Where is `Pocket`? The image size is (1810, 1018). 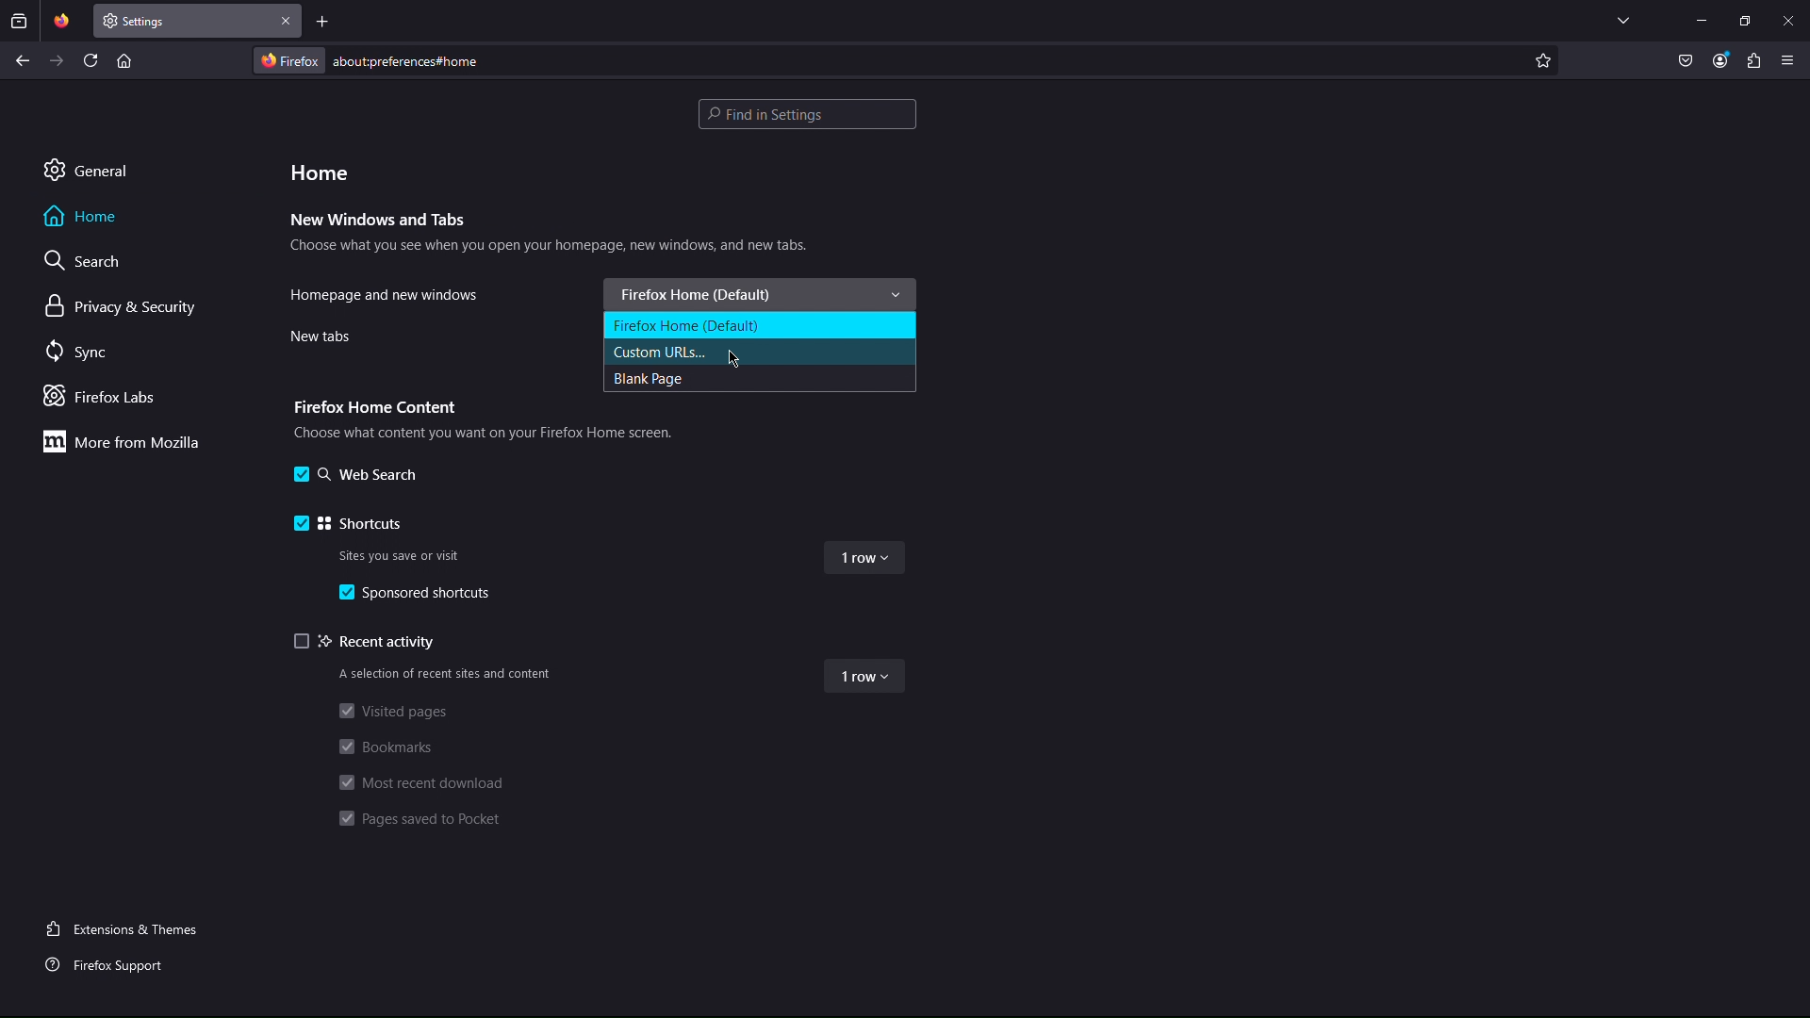 Pocket is located at coordinates (1687, 62).